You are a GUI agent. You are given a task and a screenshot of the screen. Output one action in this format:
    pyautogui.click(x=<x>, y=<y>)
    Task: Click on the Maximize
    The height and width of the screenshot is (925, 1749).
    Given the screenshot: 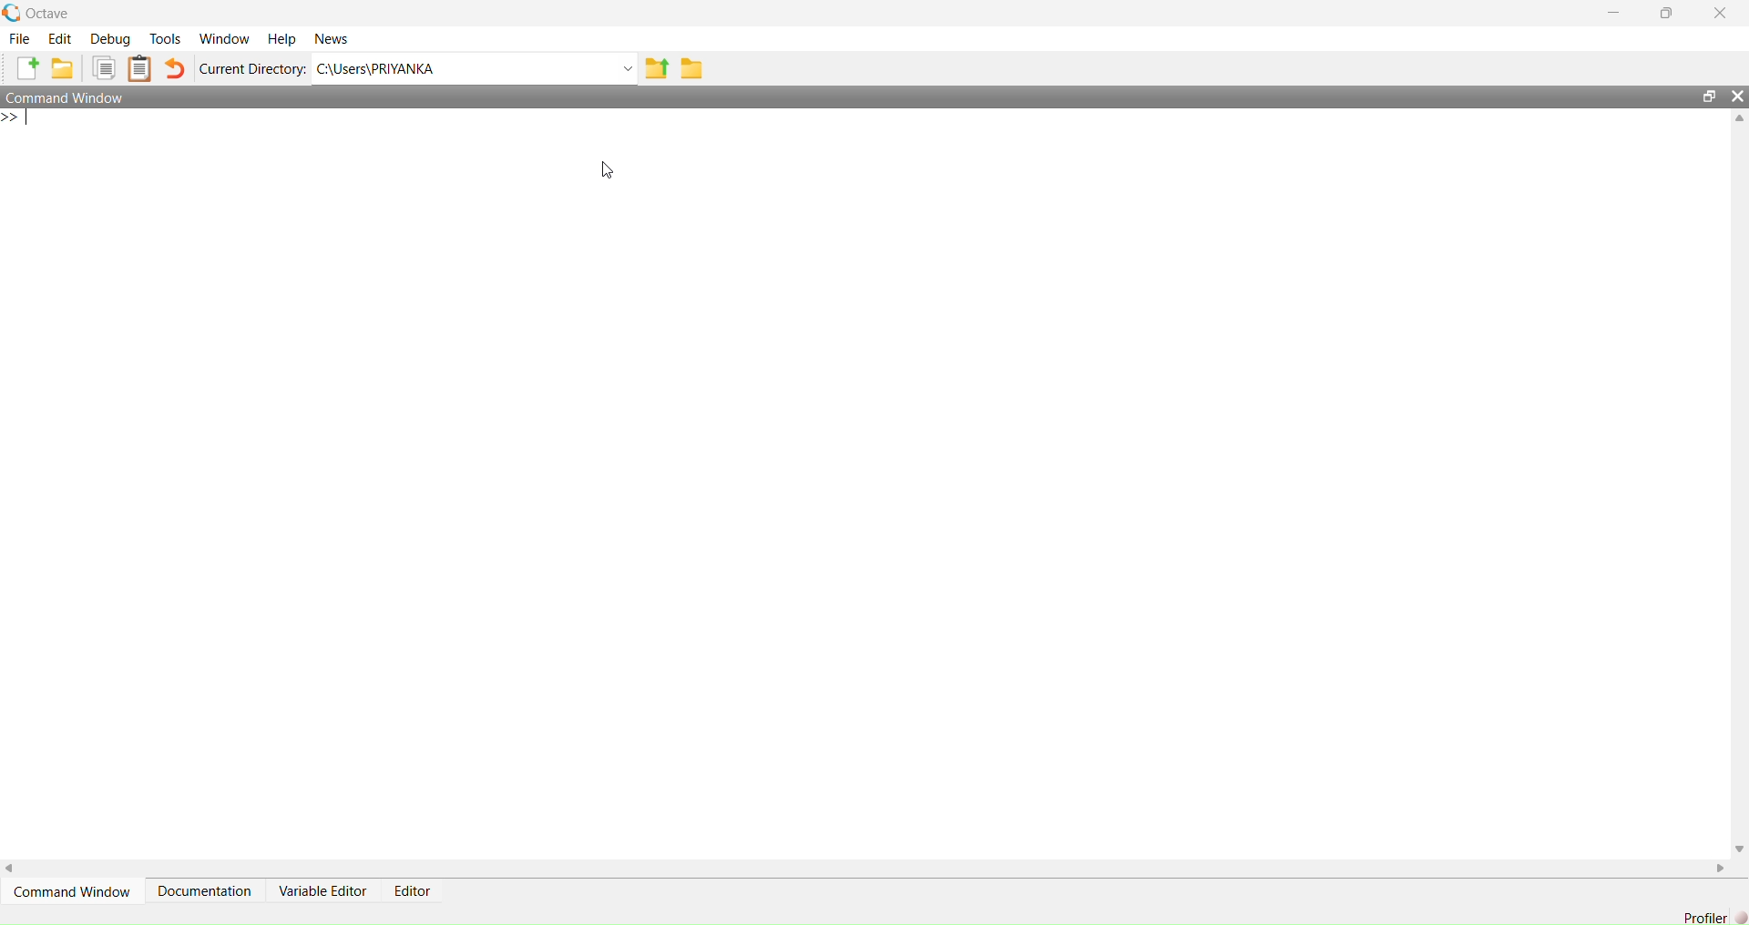 What is the action you would take?
    pyautogui.click(x=1669, y=10)
    